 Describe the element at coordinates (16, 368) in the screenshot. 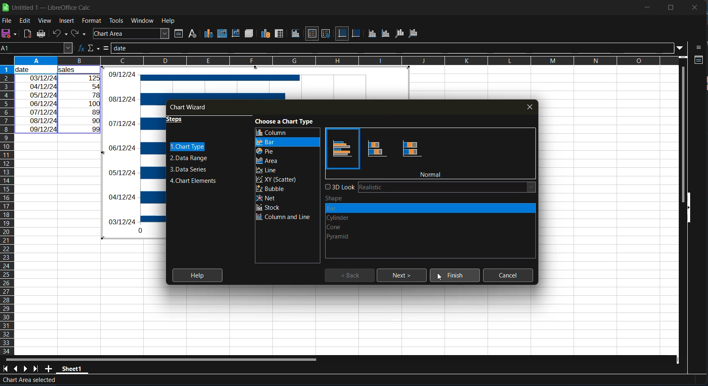

I see `scroll to previous sheet` at that location.